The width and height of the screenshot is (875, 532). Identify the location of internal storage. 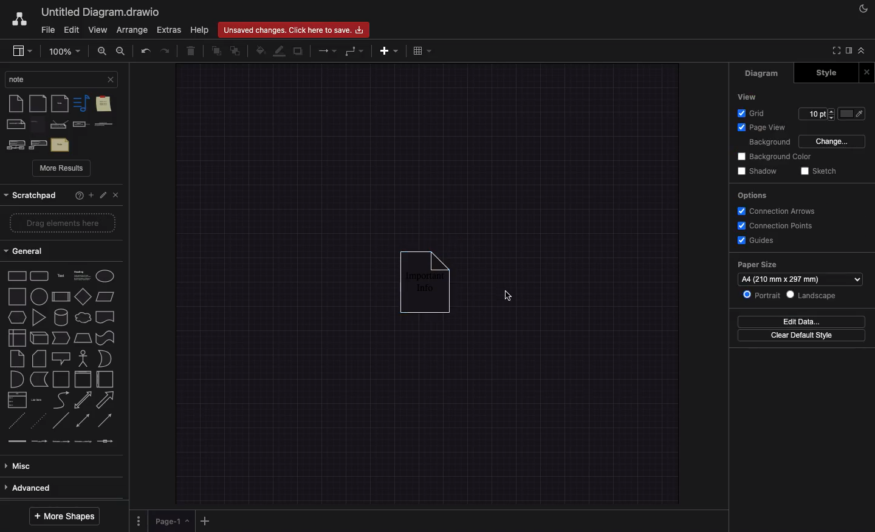
(16, 338).